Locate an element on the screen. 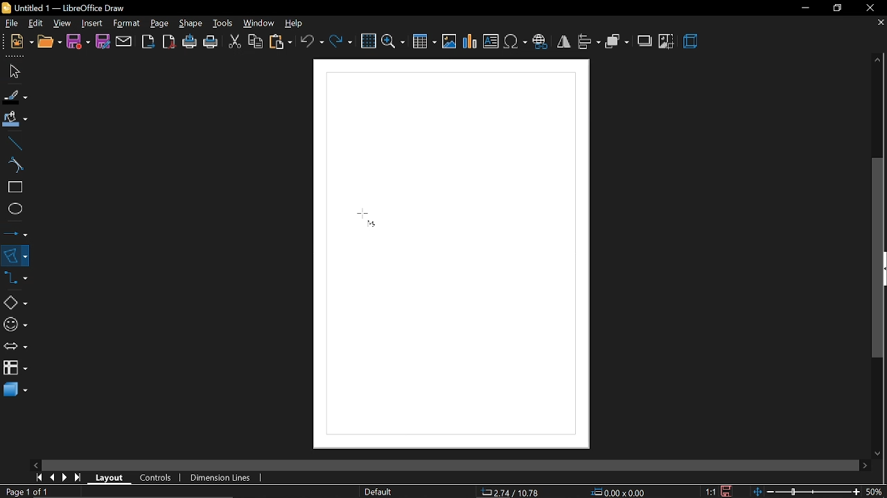 This screenshot has width=887, height=498. symbol shapes is located at coordinates (15, 324).